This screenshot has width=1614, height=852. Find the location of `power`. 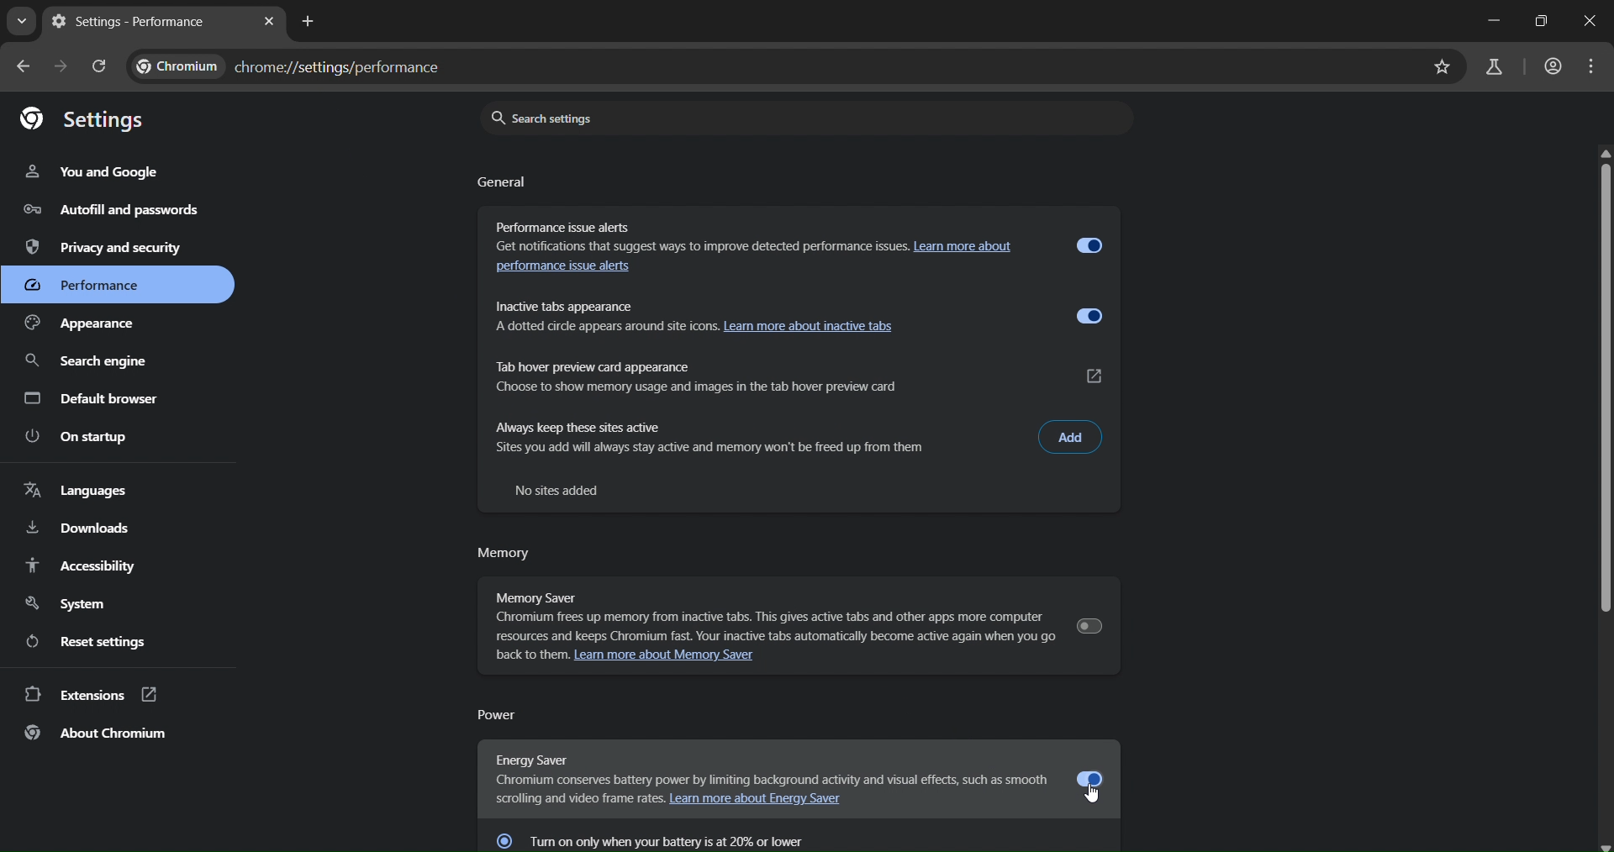

power is located at coordinates (503, 714).